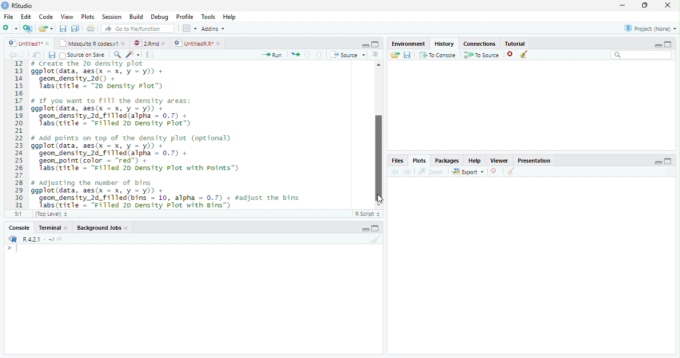  Describe the element at coordinates (524, 55) in the screenshot. I see `clear` at that location.